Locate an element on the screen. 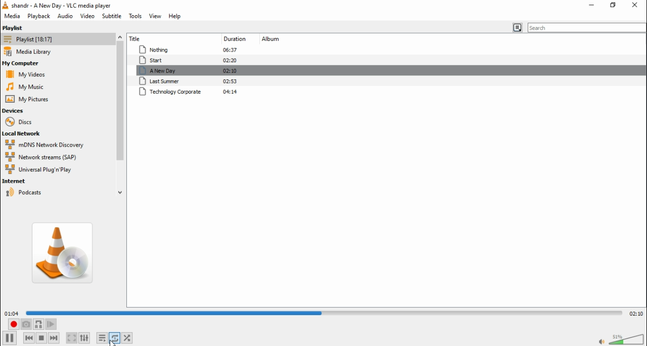 This screenshot has height=346, width=647. toggle playlist view is located at coordinates (518, 27).